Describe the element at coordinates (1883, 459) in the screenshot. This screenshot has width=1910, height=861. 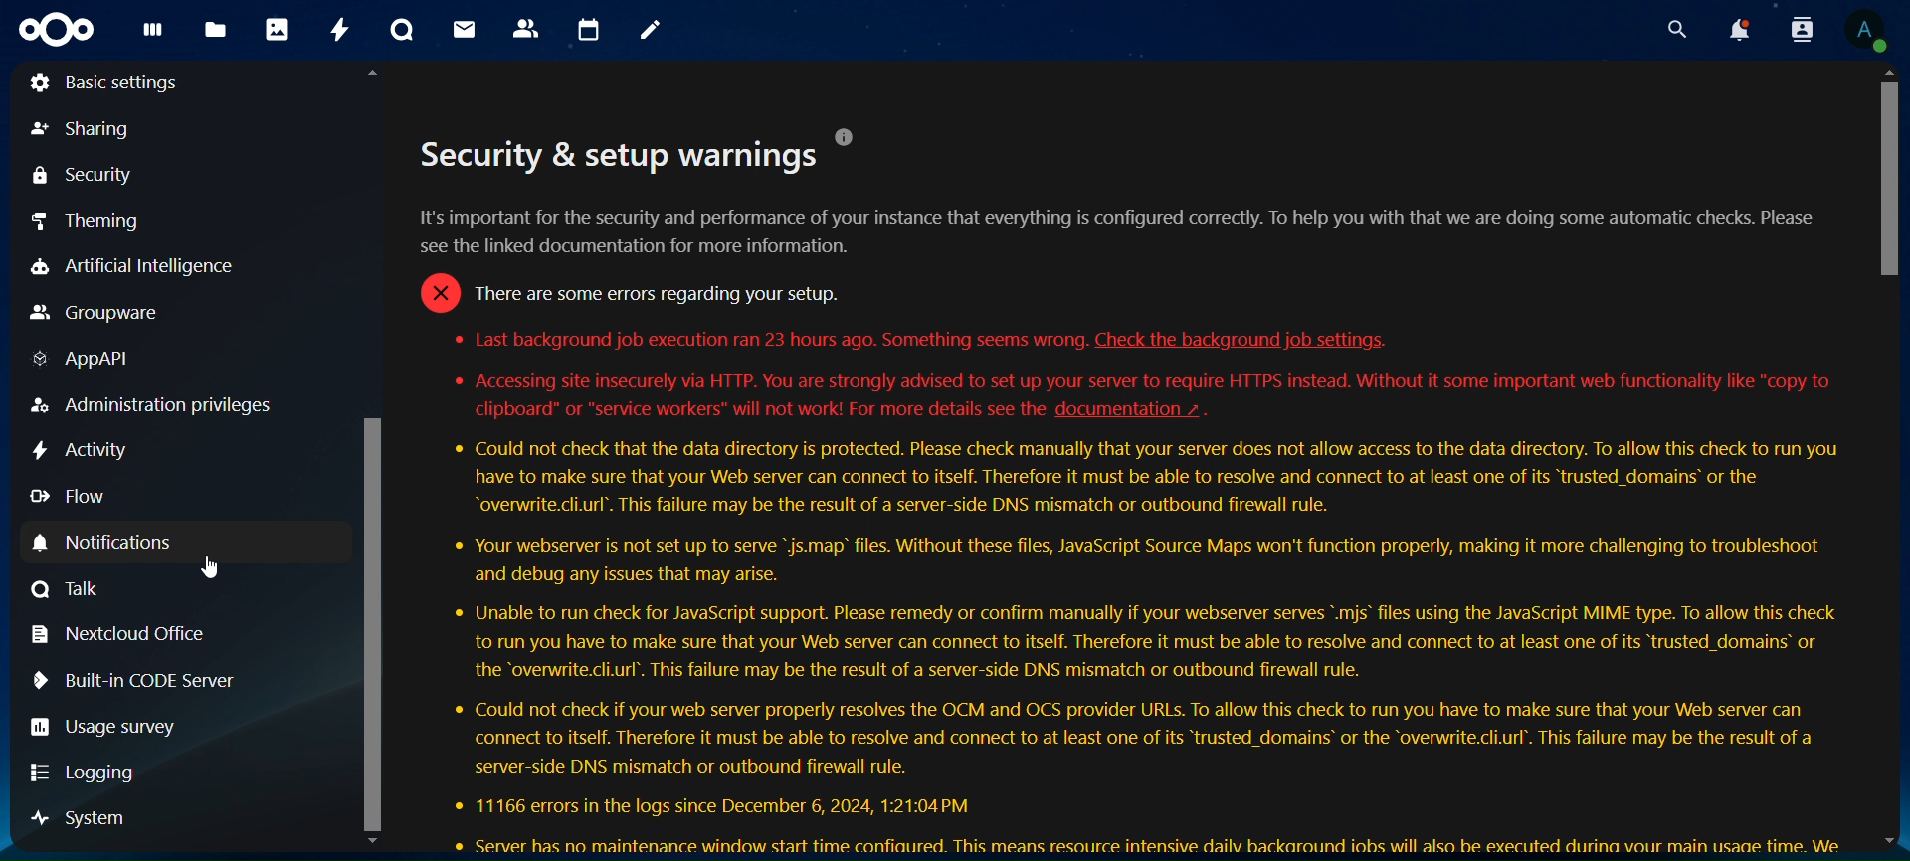
I see `Scrollbar` at that location.